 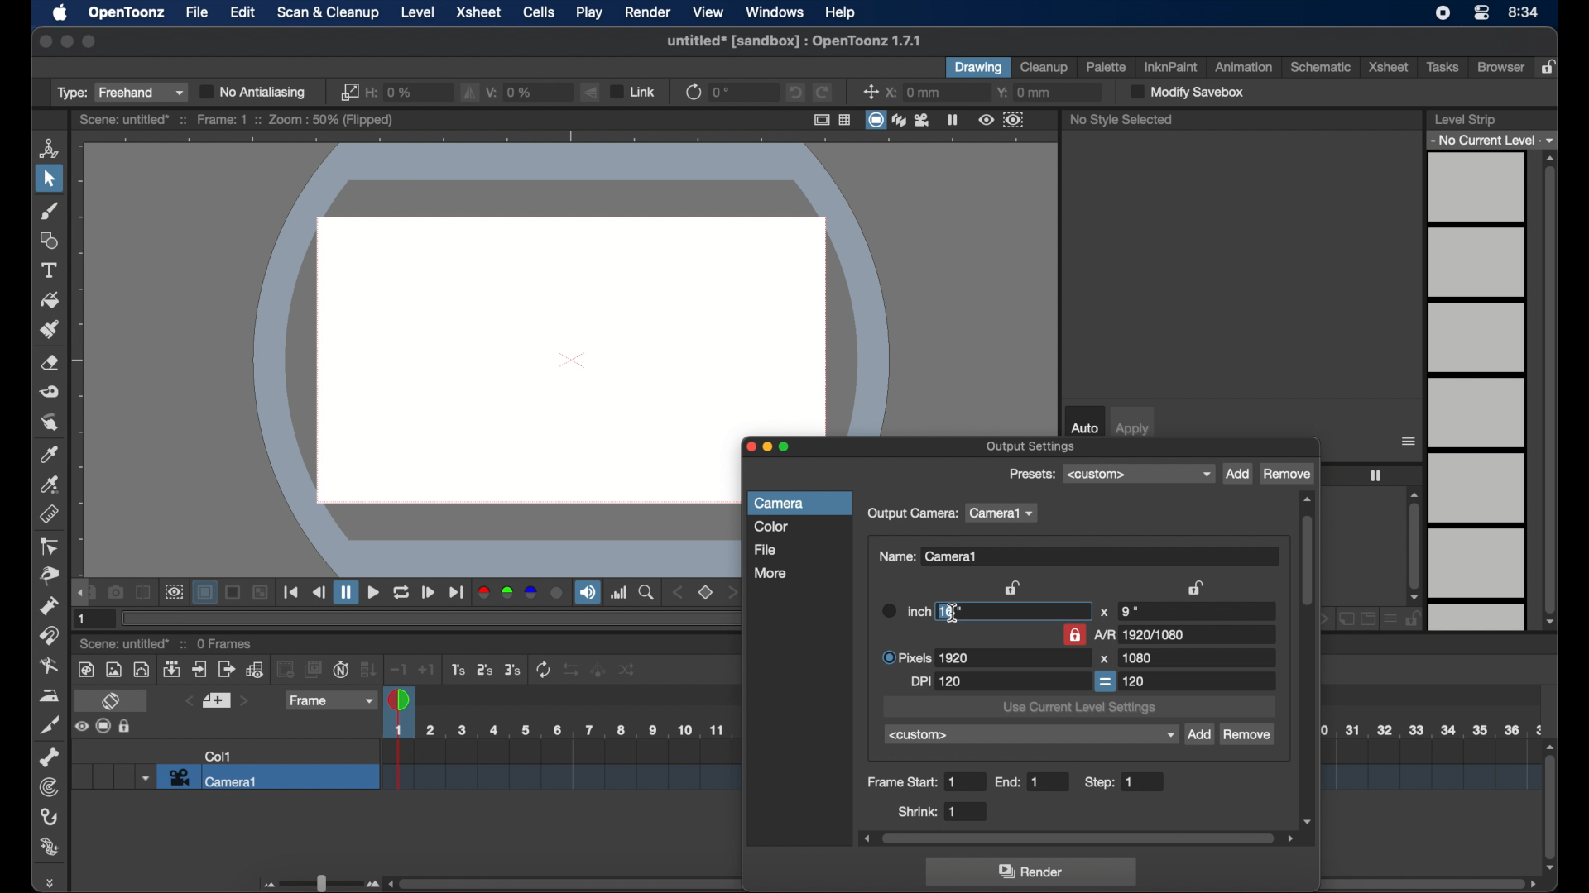 What do you see at coordinates (1107, 66) in the screenshot?
I see `palette` at bounding box center [1107, 66].